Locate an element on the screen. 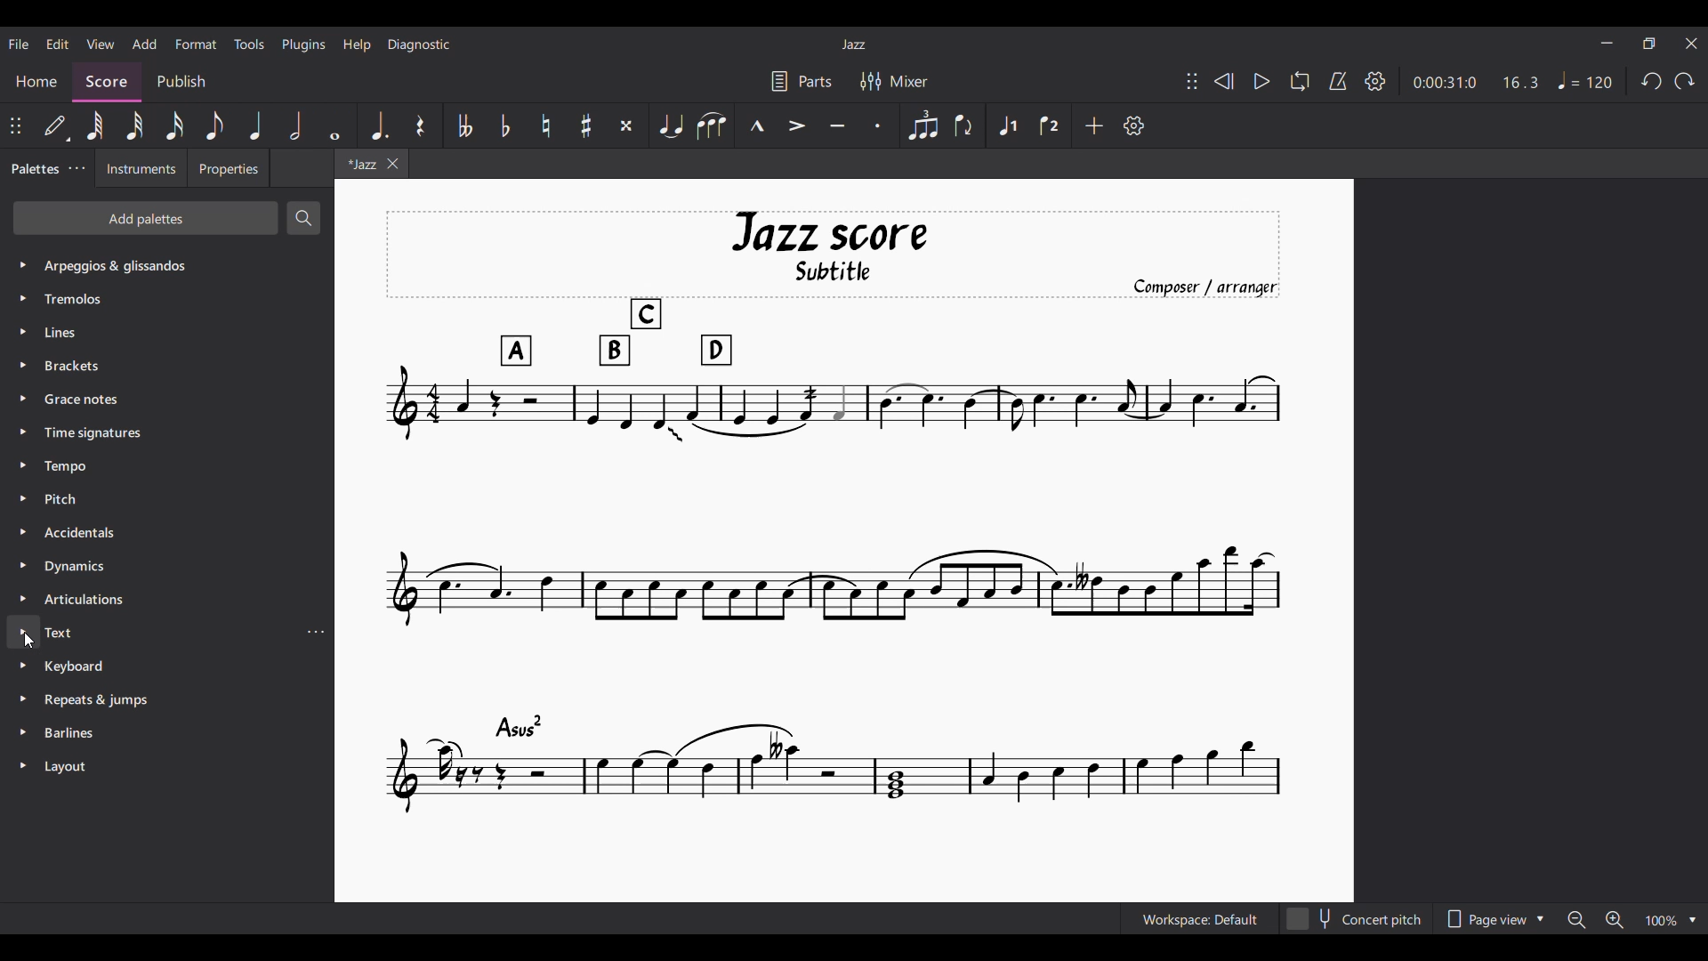 This screenshot has height=961, width=1708. Voice 1 is located at coordinates (1007, 125).